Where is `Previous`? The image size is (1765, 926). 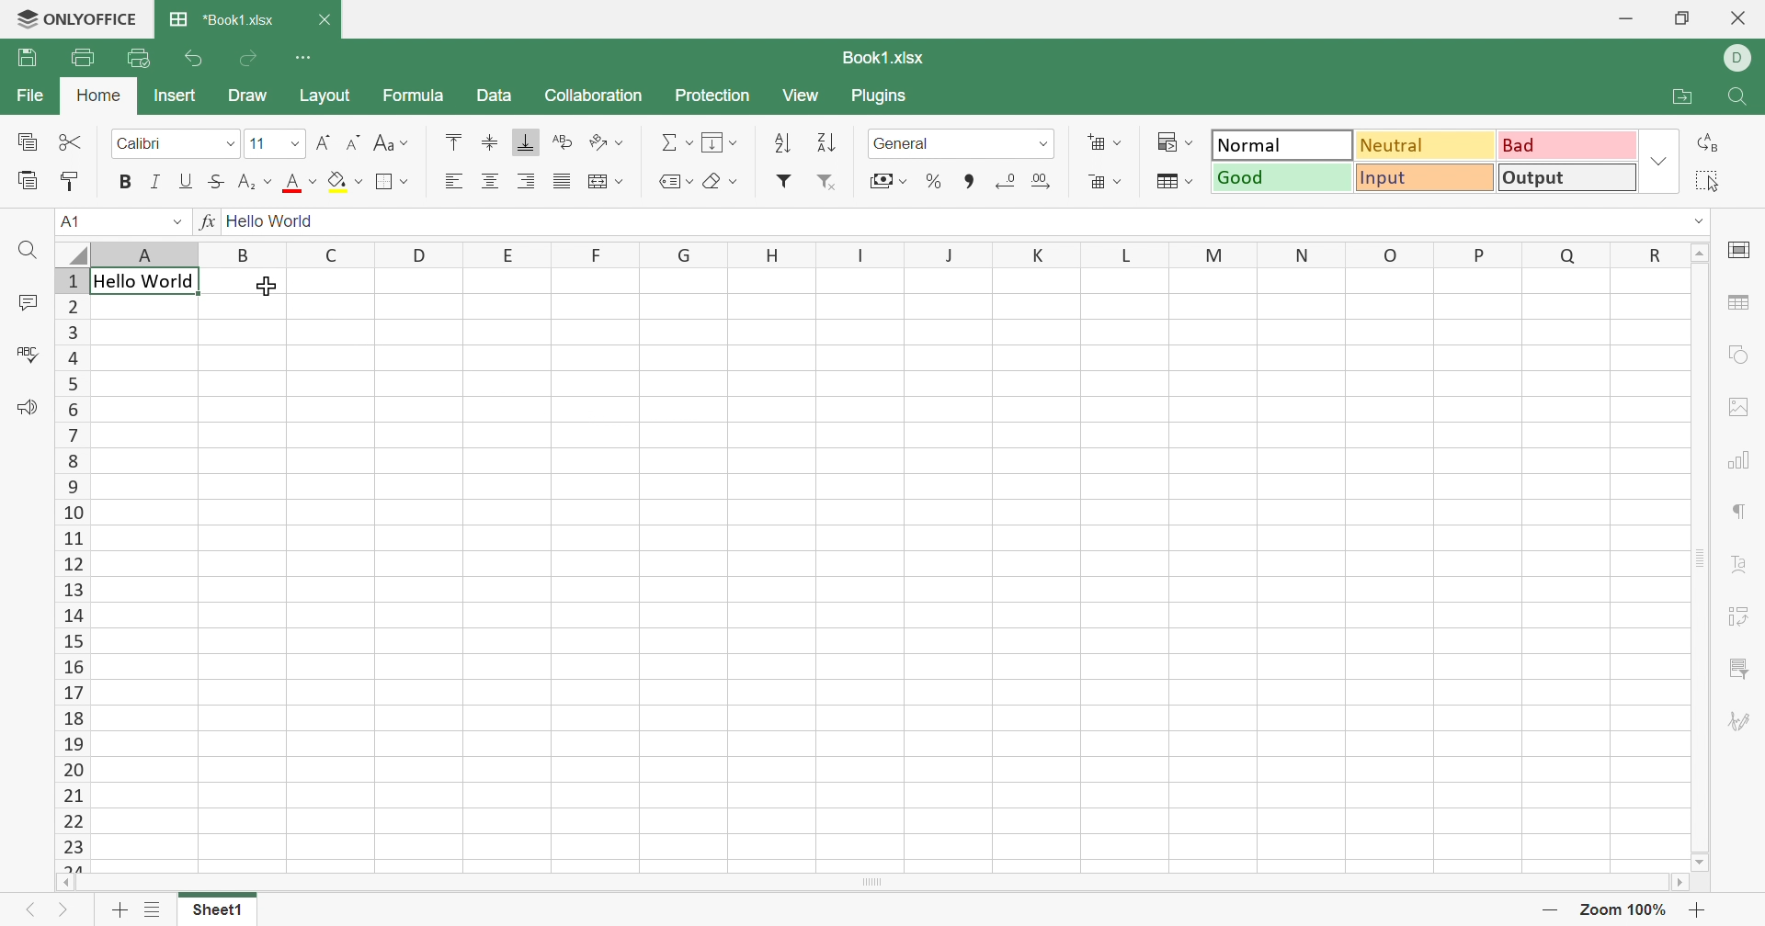
Previous is located at coordinates (32, 914).